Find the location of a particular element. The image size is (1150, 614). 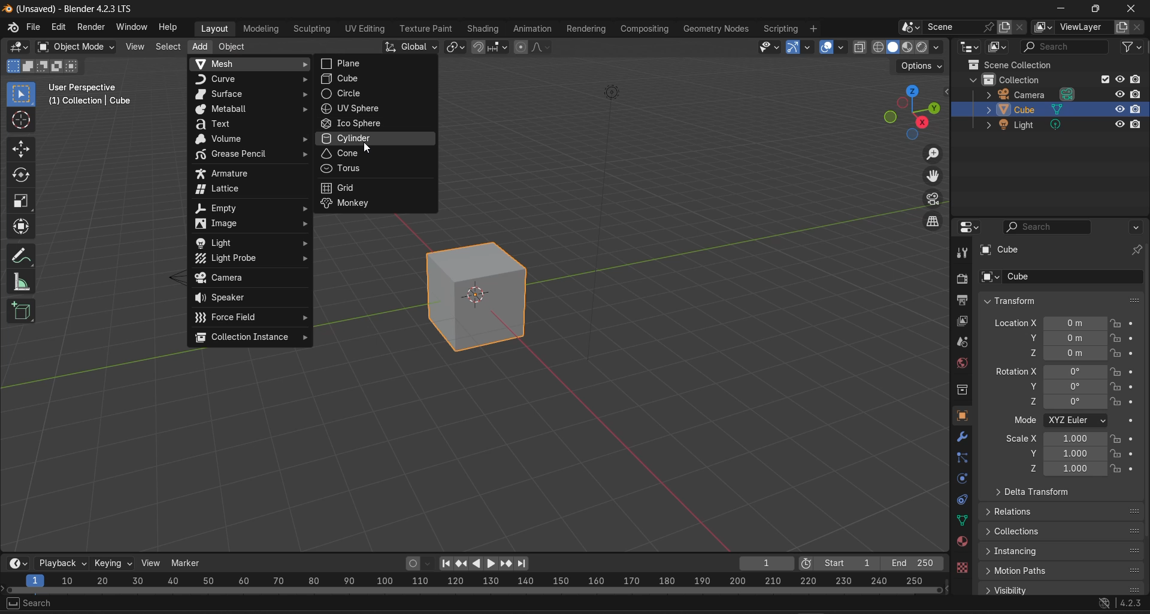

add view layer is located at coordinates (1121, 28).